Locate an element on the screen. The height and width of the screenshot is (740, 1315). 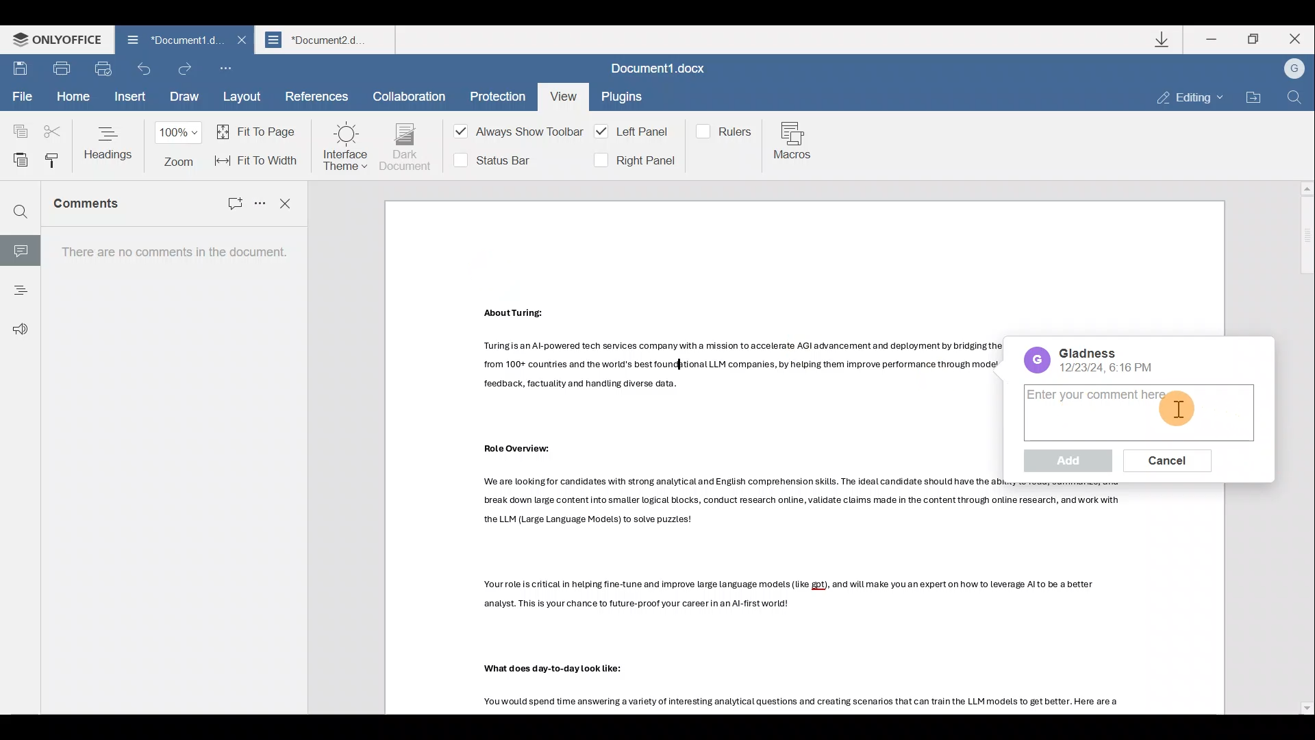
Add comment is located at coordinates (226, 200).